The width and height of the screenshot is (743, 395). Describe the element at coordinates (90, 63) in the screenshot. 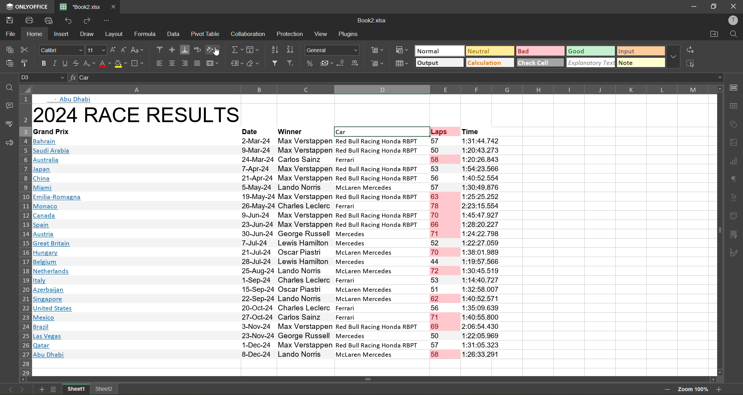

I see `sub\superscript` at that location.